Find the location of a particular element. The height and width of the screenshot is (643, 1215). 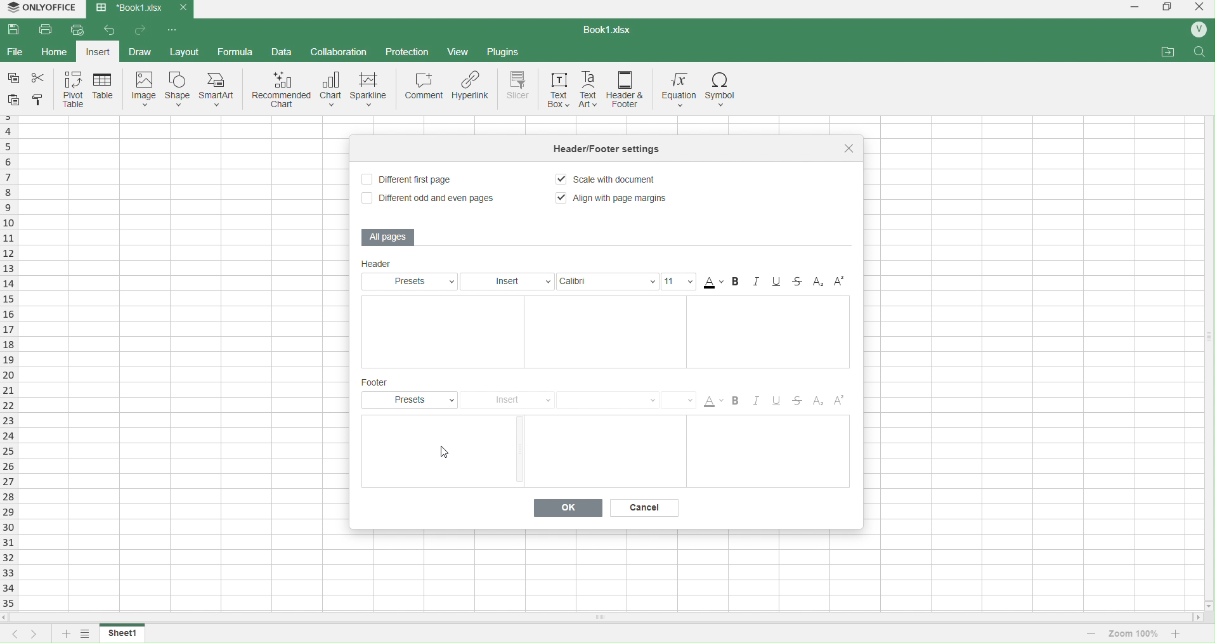

comment is located at coordinates (423, 90).